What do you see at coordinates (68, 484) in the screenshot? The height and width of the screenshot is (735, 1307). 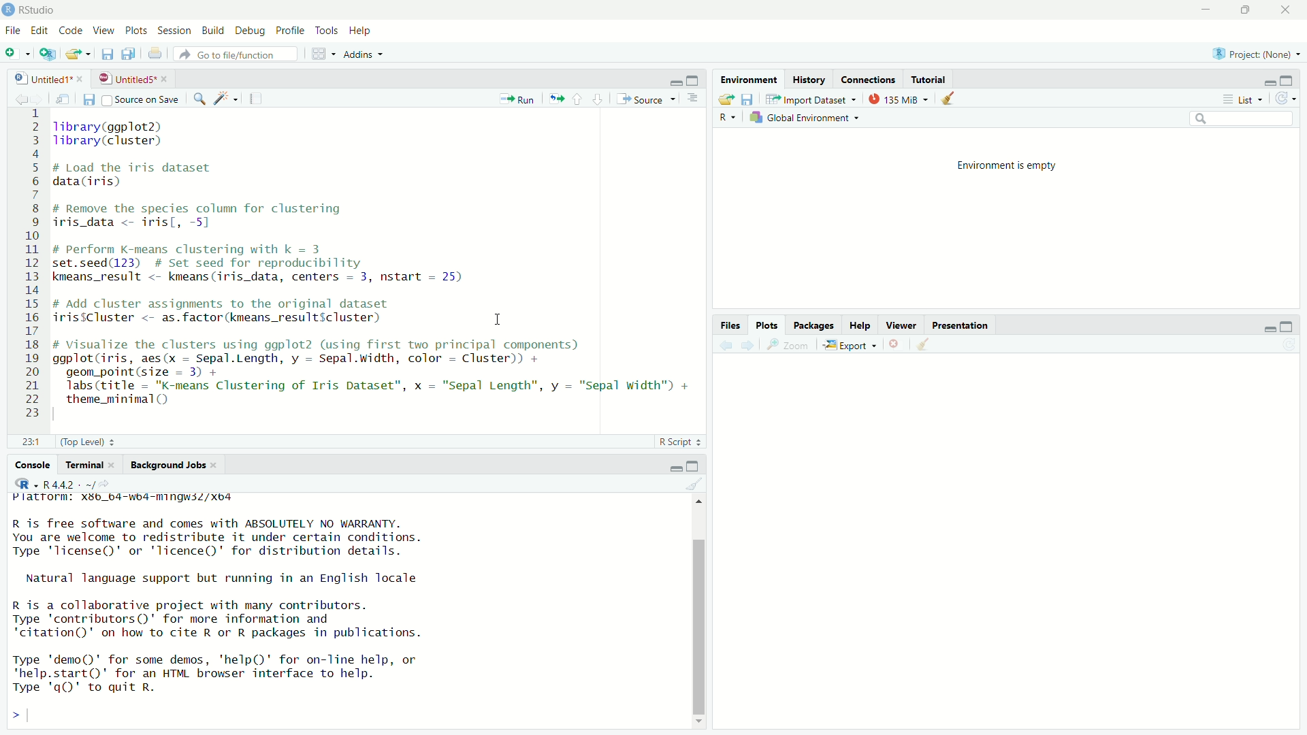 I see `R 4.4.2 . ~/` at bounding box center [68, 484].